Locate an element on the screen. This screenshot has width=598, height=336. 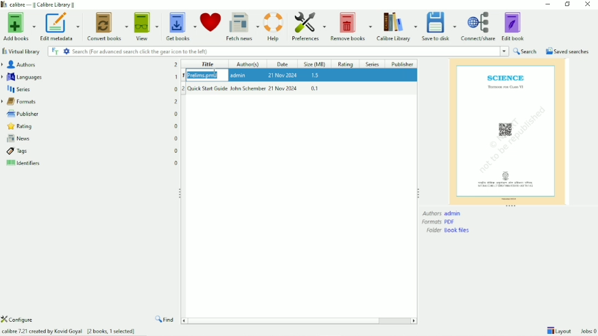
Formats is located at coordinates (21, 102).